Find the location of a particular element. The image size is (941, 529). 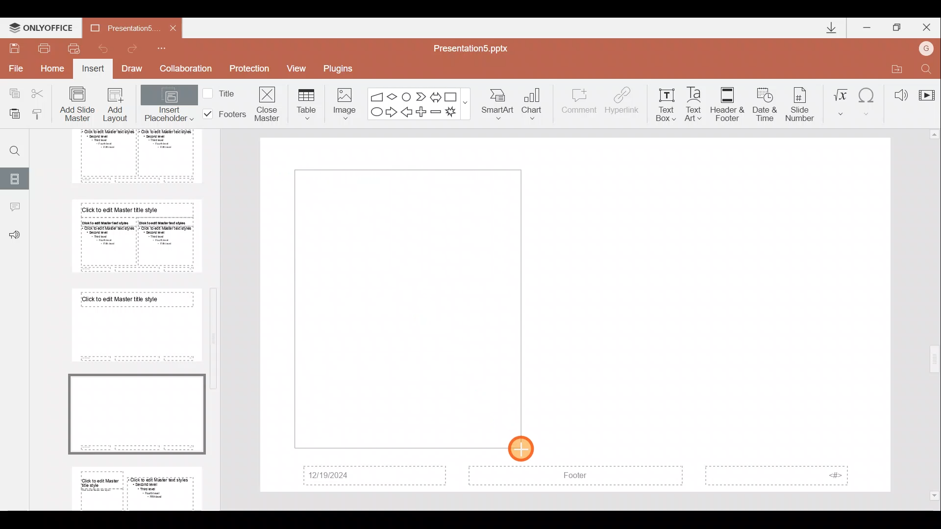

Close is located at coordinates (928, 25).